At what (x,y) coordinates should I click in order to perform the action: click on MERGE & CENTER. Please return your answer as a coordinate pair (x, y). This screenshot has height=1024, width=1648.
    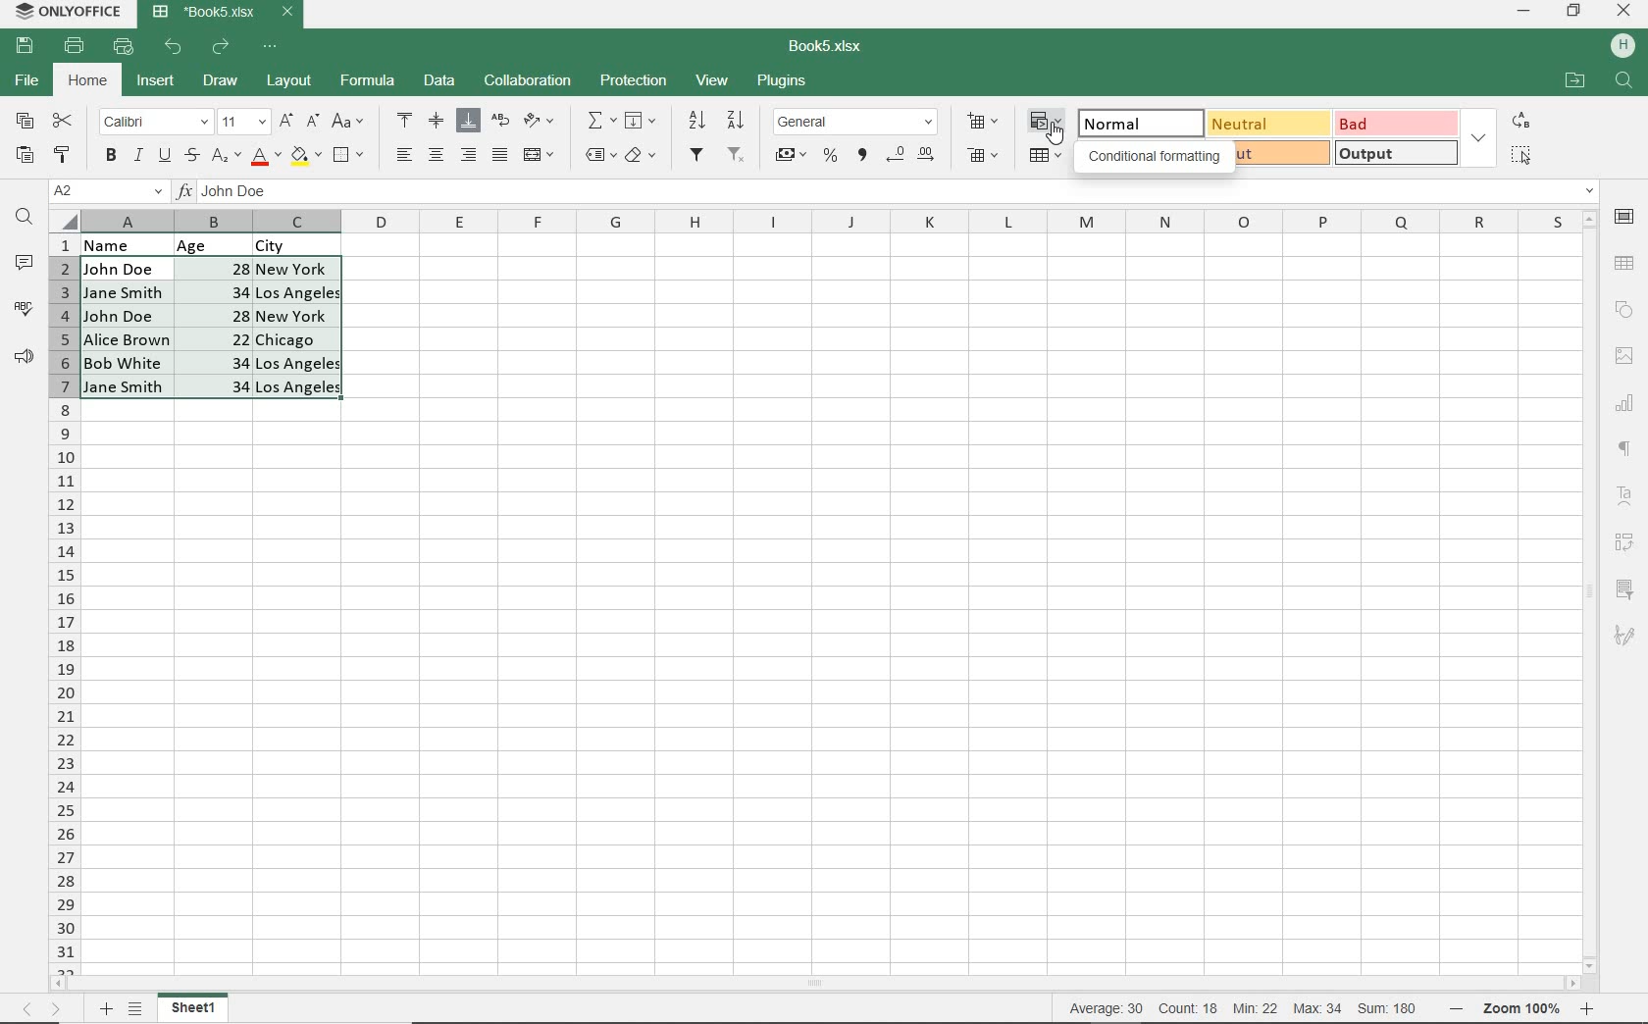
    Looking at the image, I should click on (540, 155).